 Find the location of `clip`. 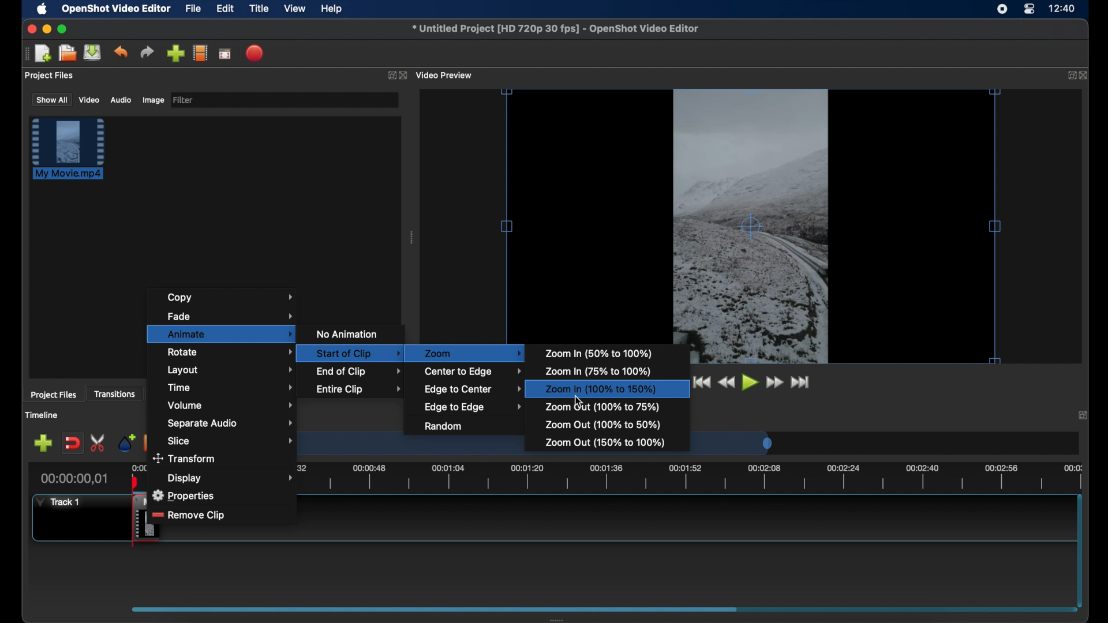

clip is located at coordinates (125, 522).